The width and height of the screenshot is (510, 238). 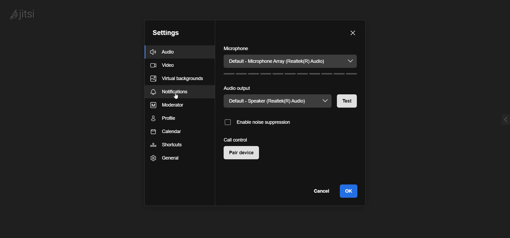 I want to click on video, so click(x=165, y=65).